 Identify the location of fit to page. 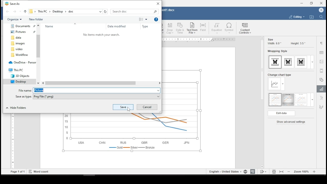
(274, 171).